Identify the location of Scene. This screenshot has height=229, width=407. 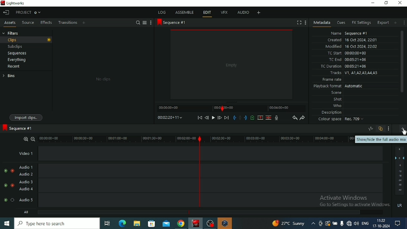
(335, 92).